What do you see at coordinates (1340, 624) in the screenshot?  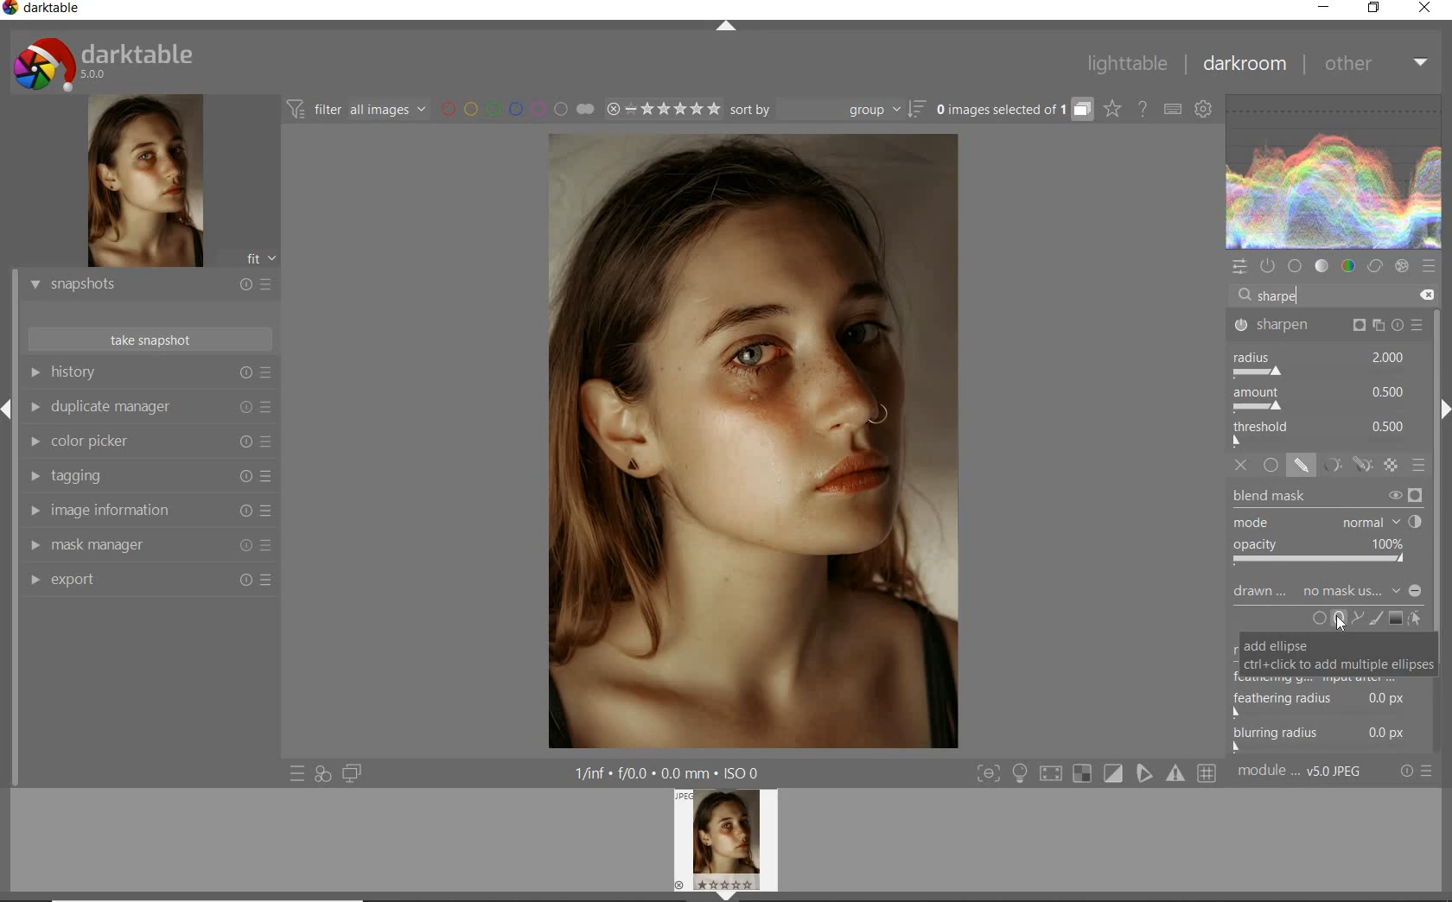 I see `CURSOR` at bounding box center [1340, 624].